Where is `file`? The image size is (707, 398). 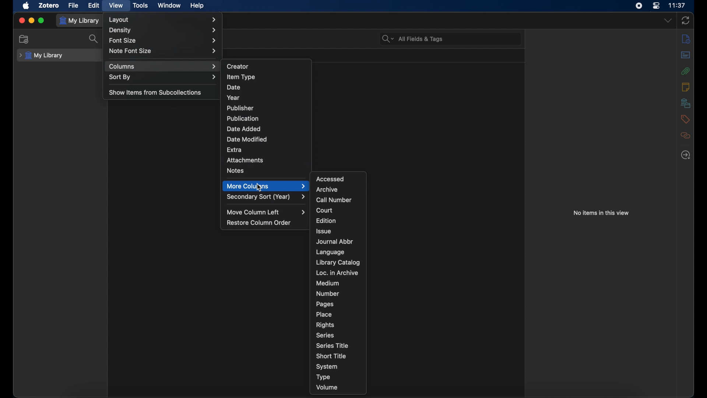
file is located at coordinates (74, 6).